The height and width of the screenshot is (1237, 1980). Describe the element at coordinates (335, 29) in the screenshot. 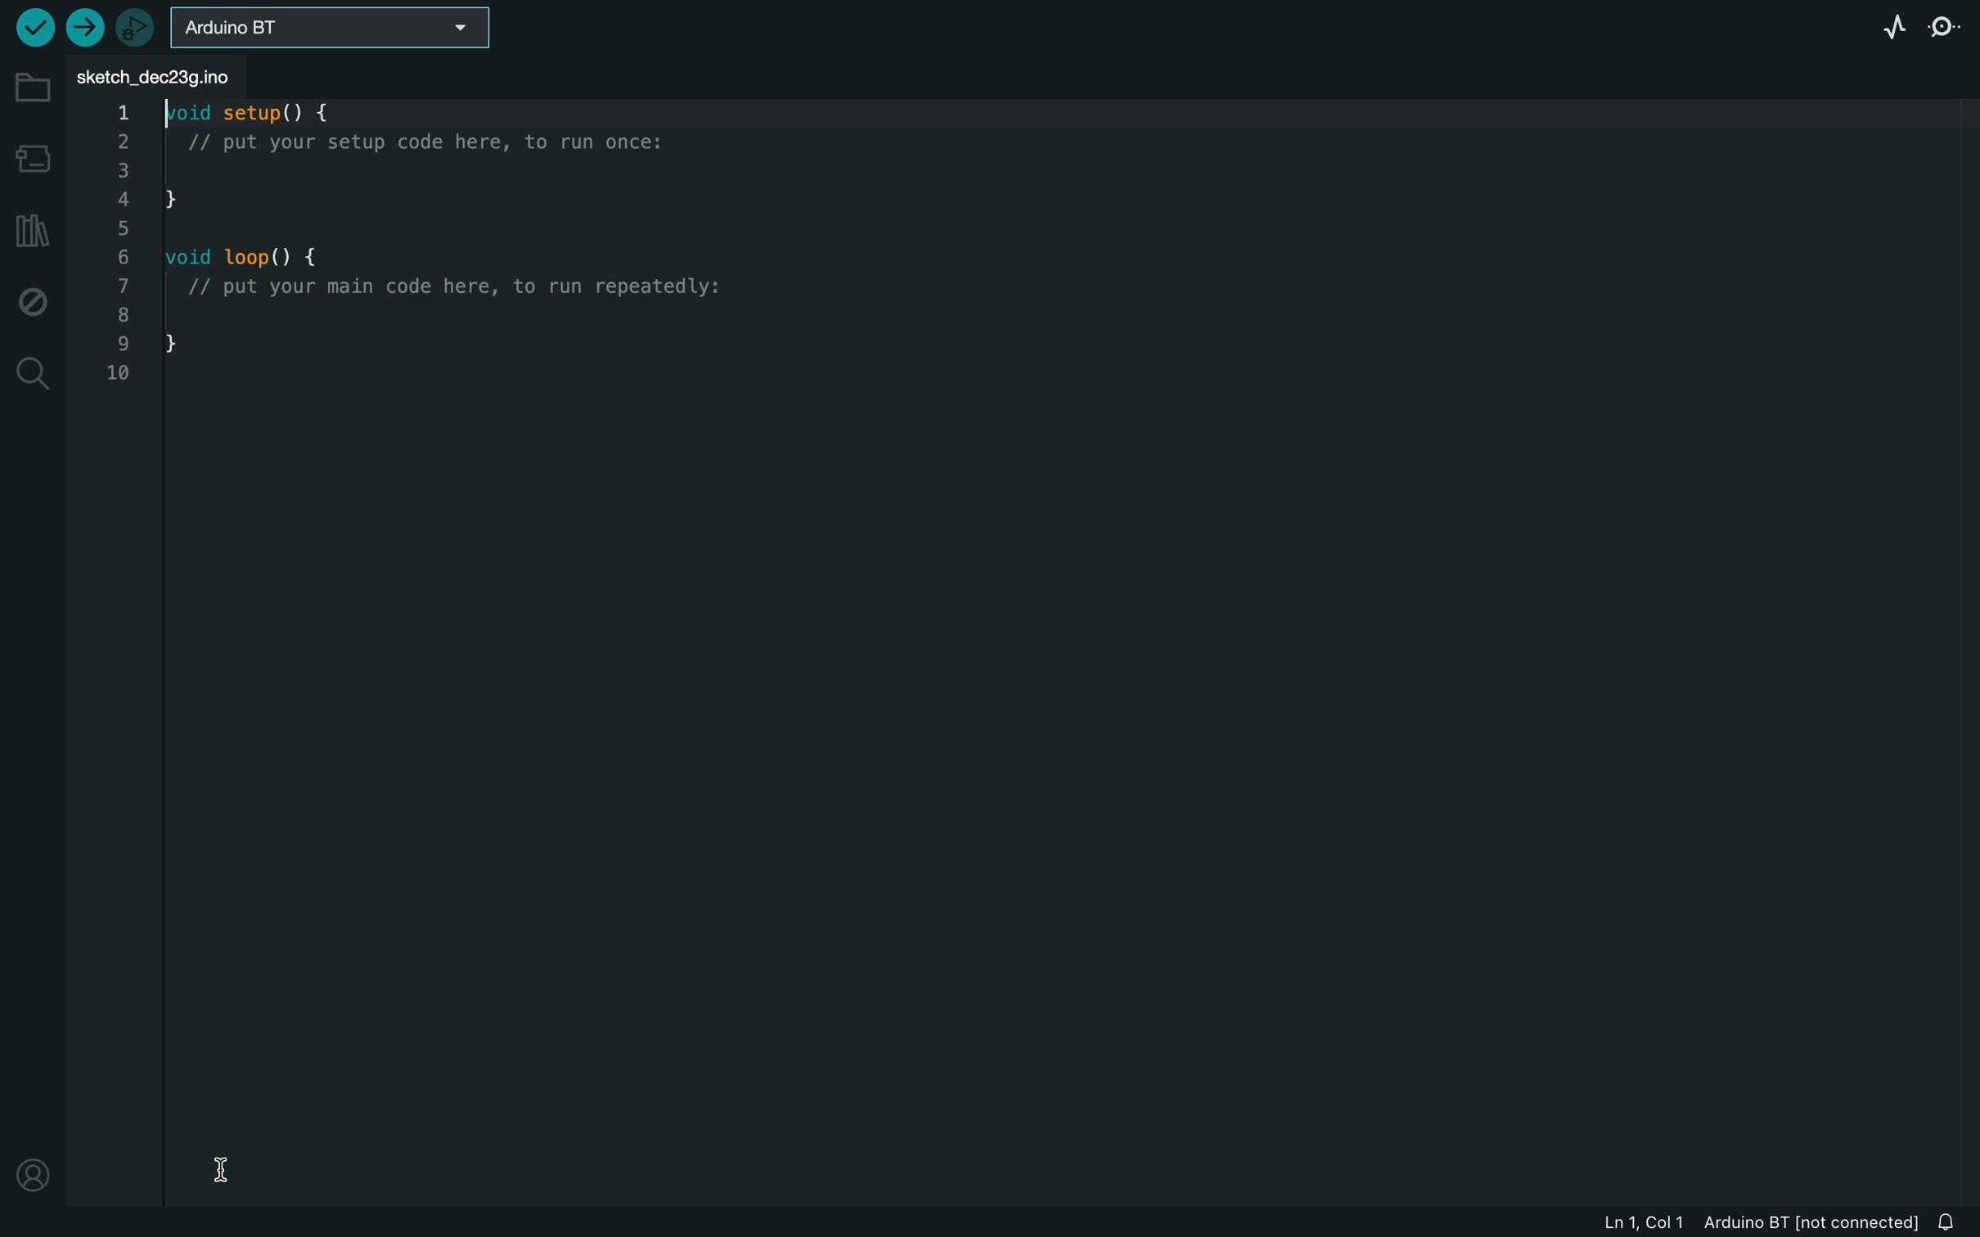

I see `board selecter` at that location.